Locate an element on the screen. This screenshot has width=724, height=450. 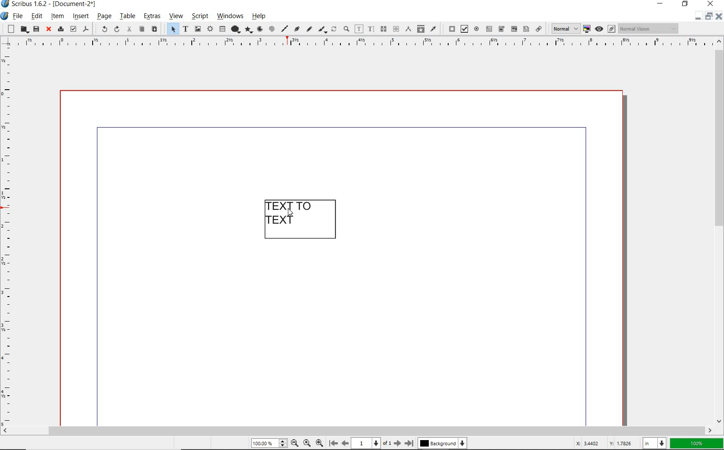
pdf combo box is located at coordinates (501, 28).